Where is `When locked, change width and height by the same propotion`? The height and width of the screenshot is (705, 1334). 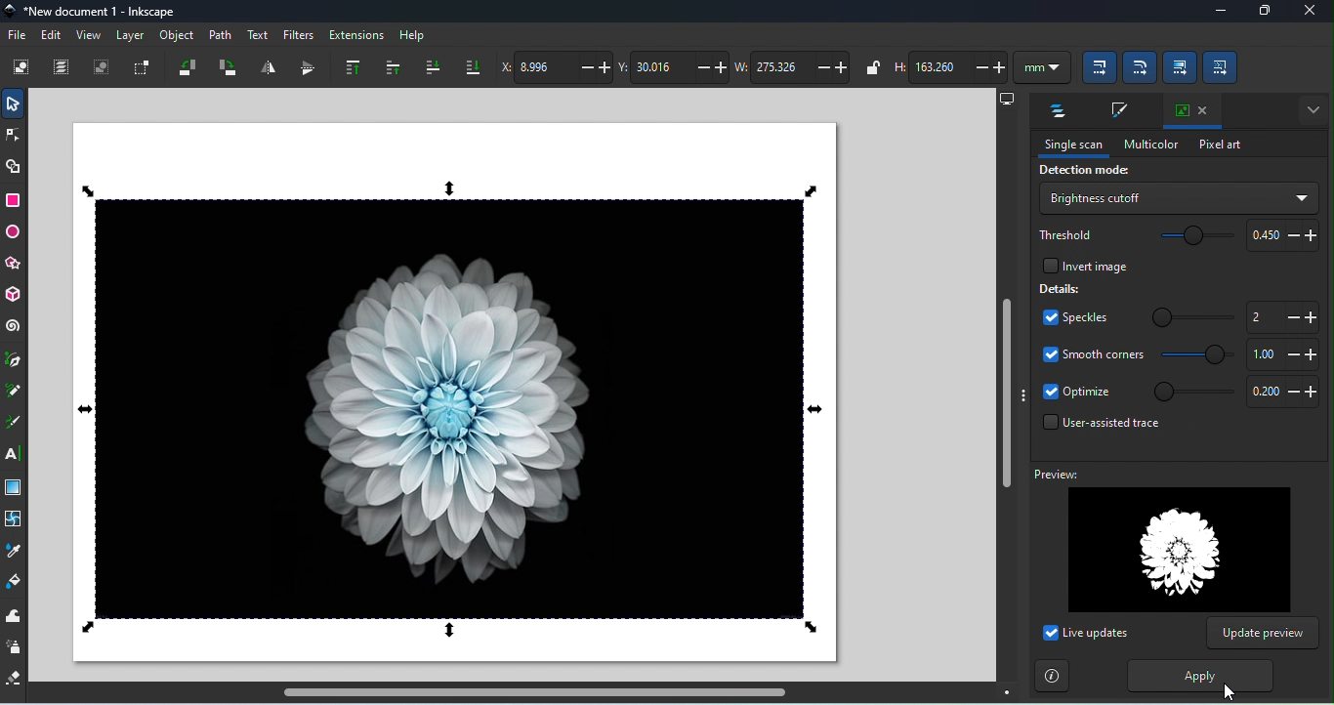 When locked, change width and height by the same propotion is located at coordinates (870, 67).